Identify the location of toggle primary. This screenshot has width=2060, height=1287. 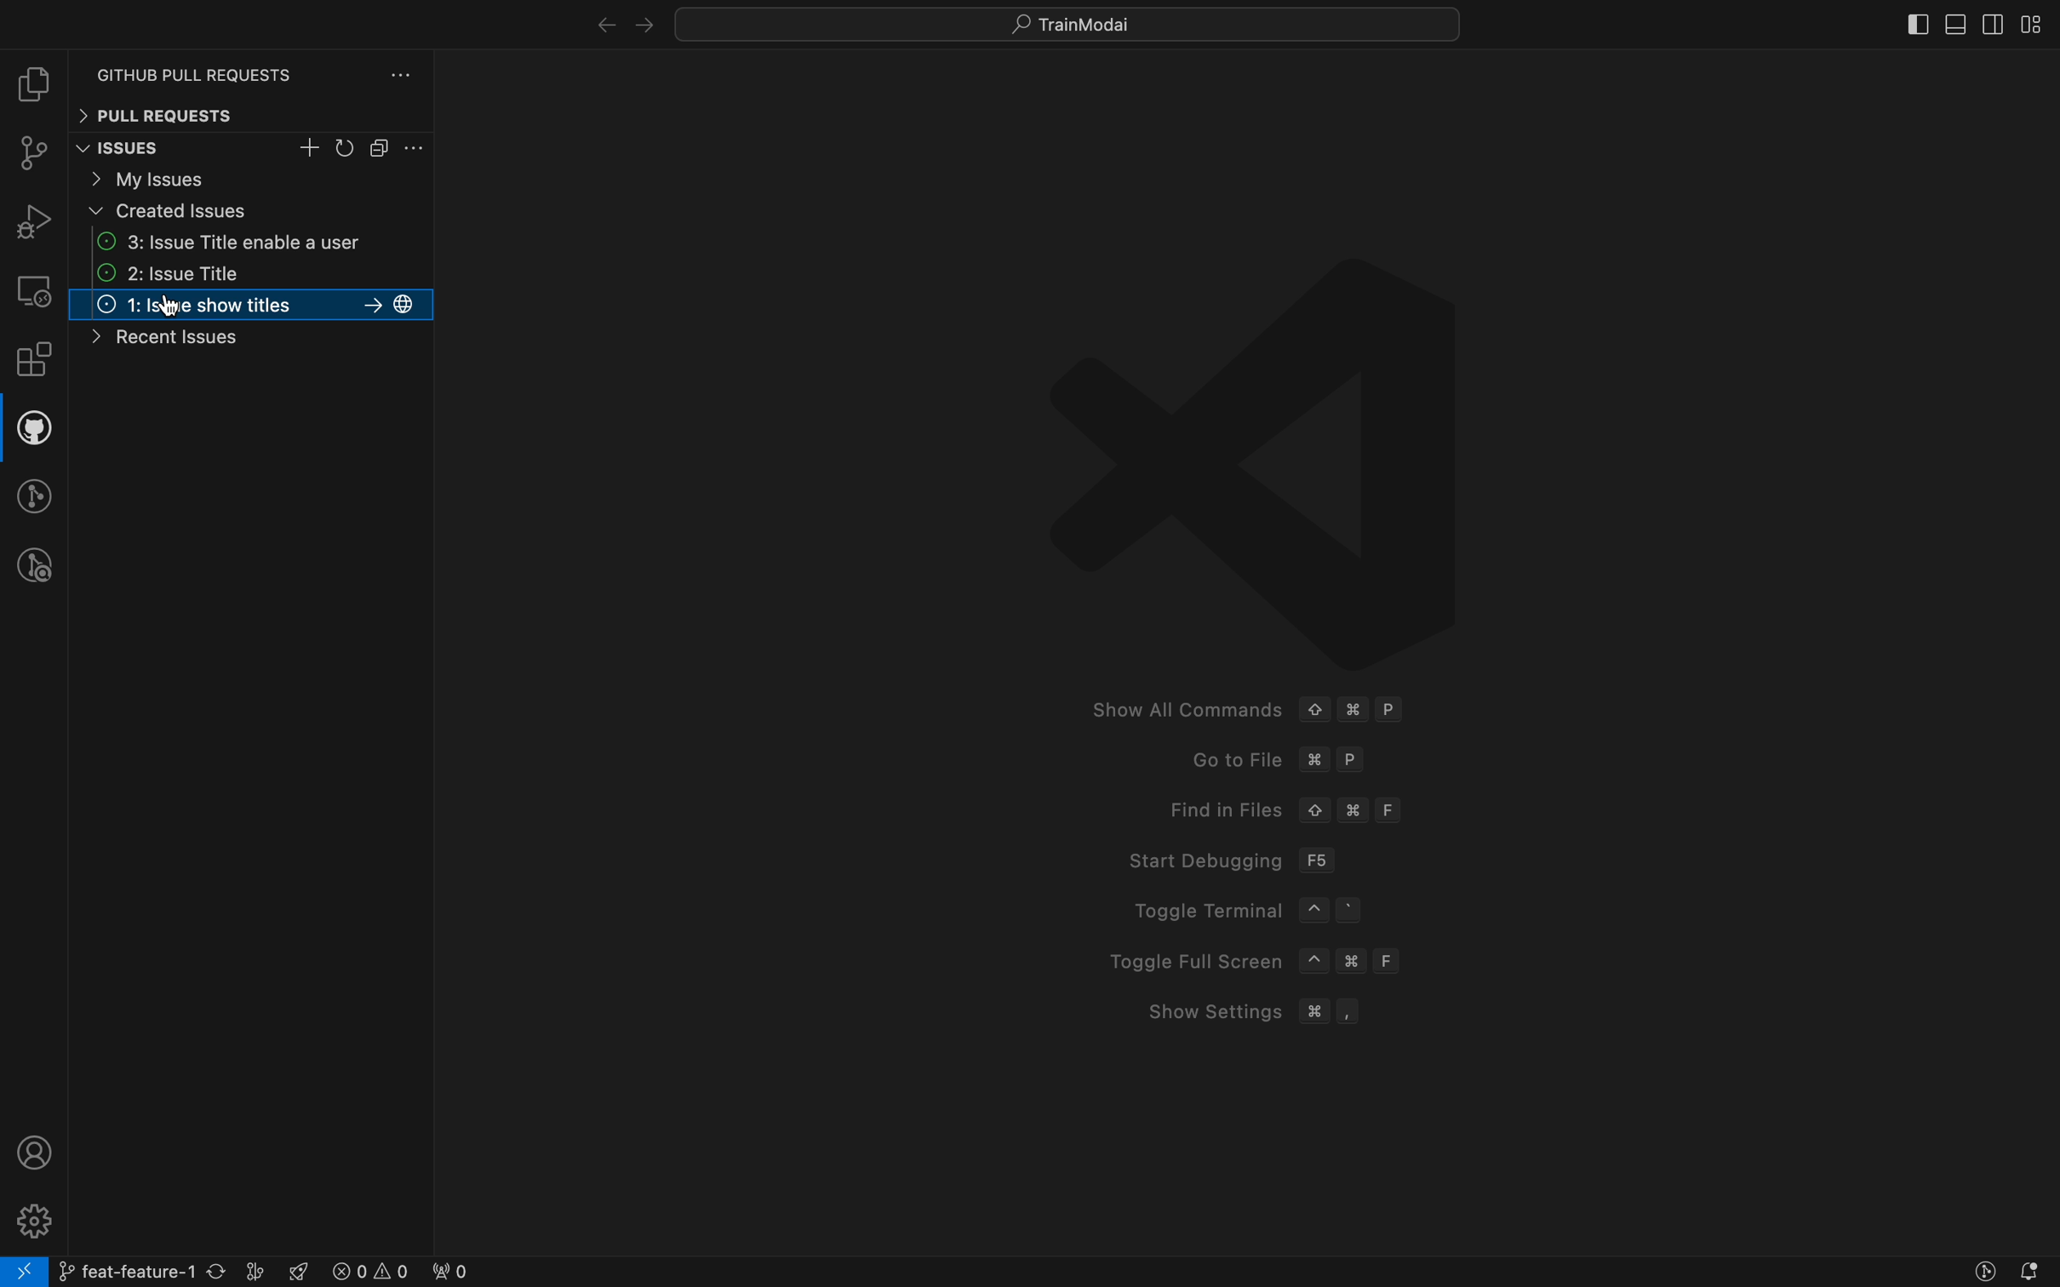
(1956, 20).